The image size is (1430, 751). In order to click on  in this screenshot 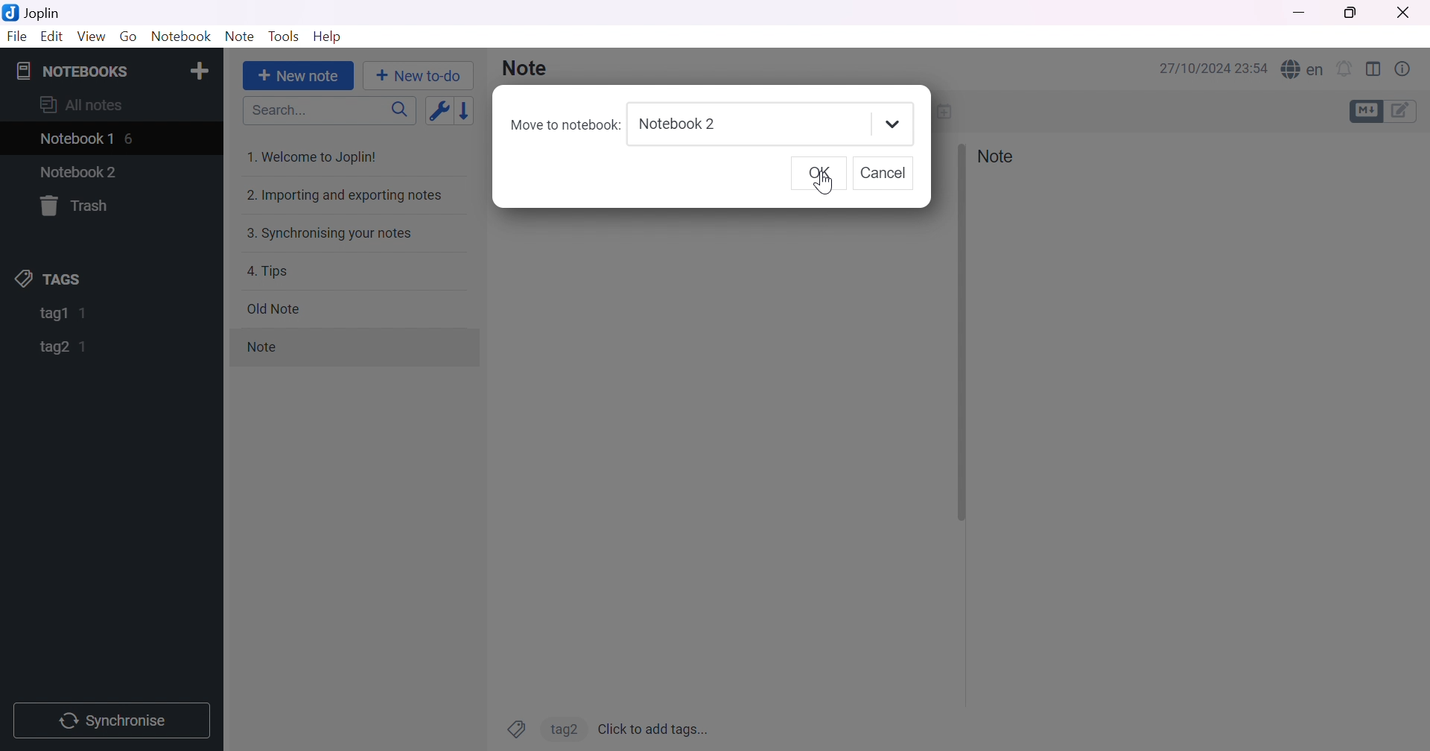, I will do `click(822, 187)`.